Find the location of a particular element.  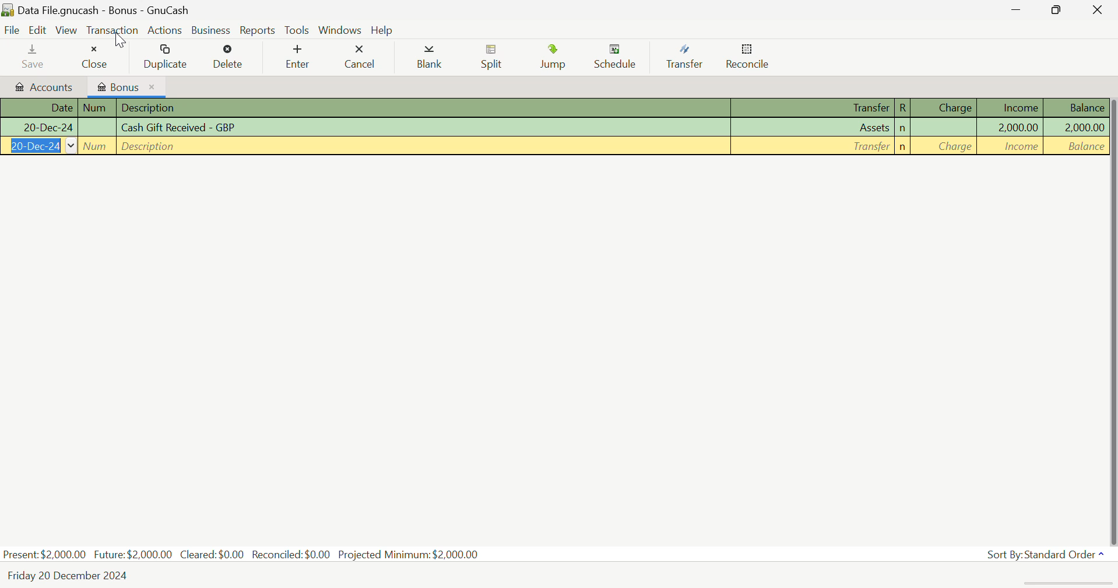

Description is located at coordinates (423, 146).